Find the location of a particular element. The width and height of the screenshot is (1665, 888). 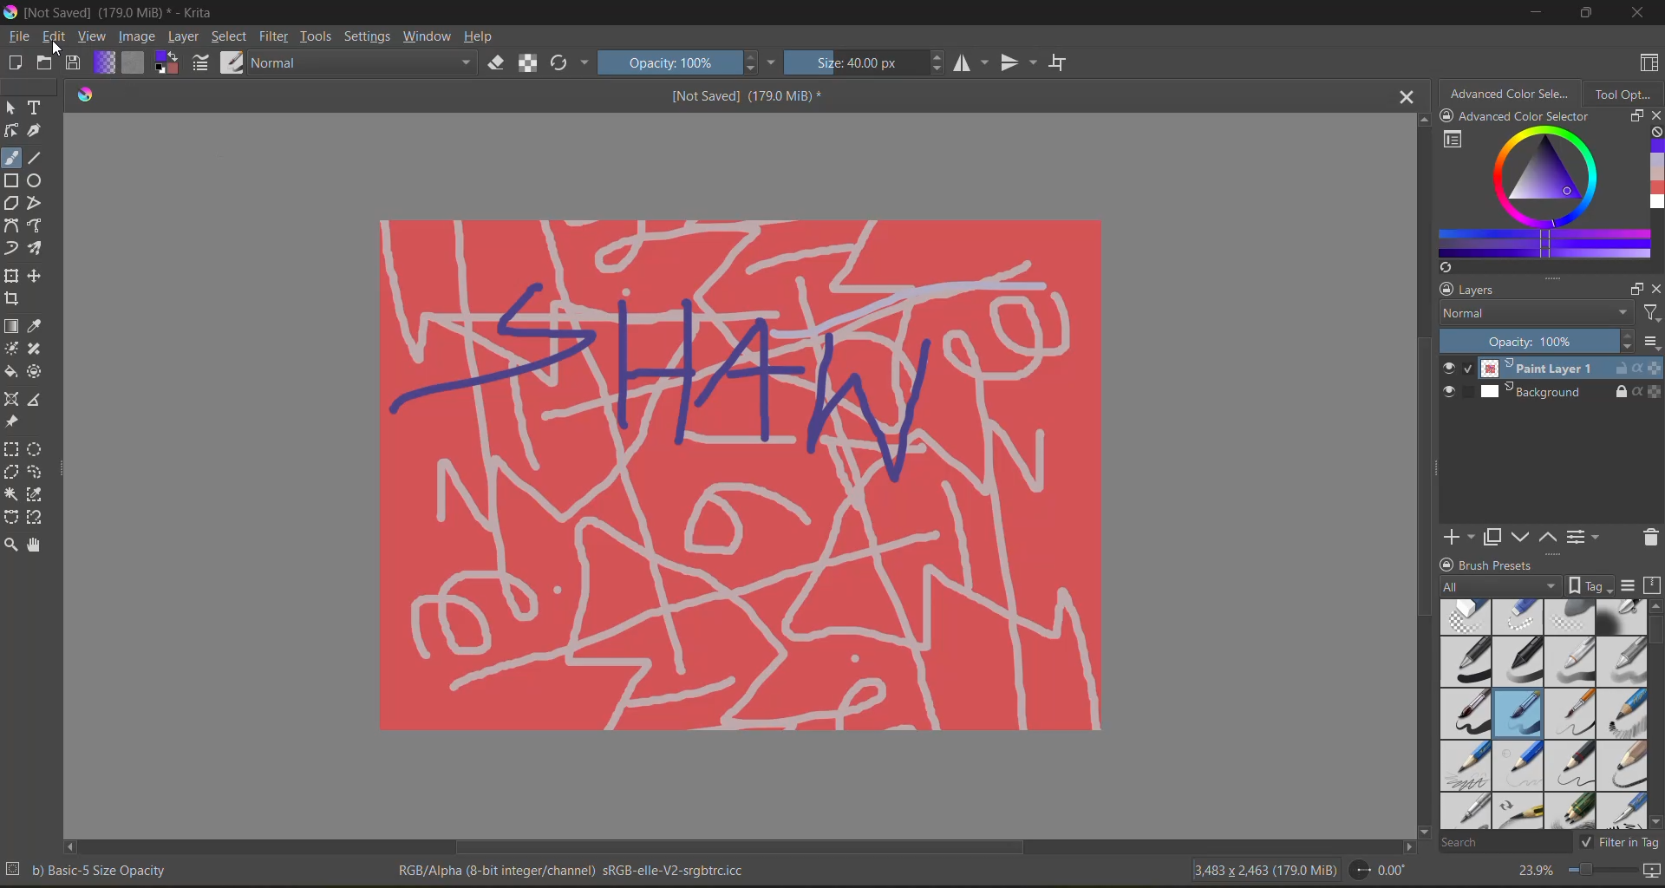

display settings is located at coordinates (1631, 584).